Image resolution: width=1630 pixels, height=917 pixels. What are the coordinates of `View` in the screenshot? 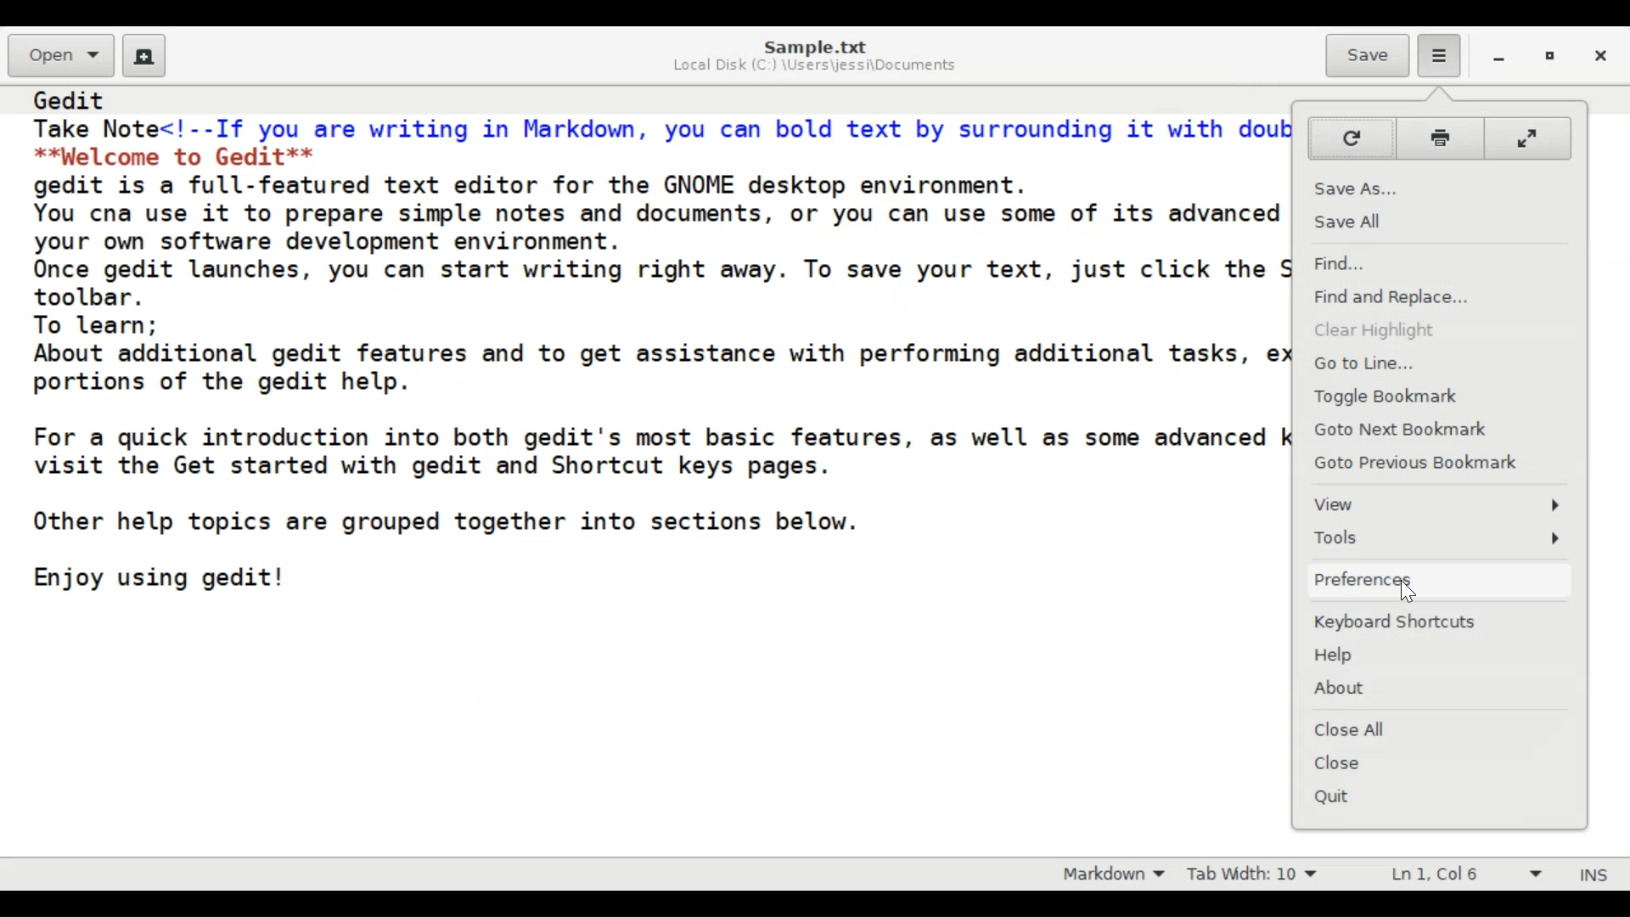 It's located at (1438, 505).